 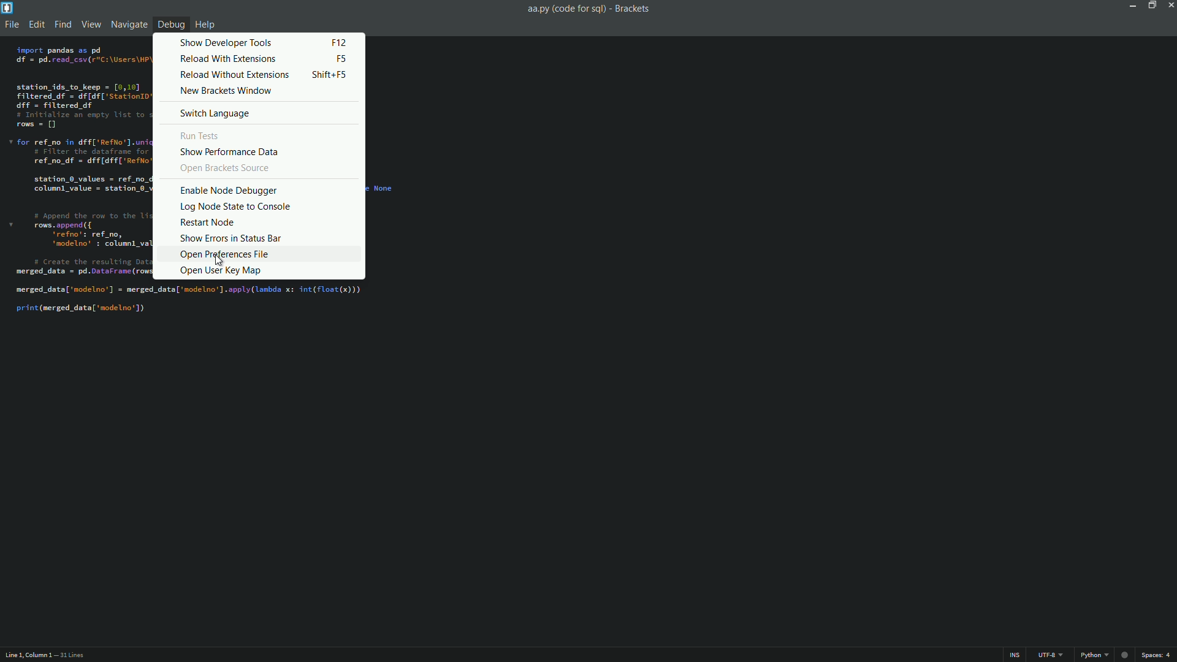 I want to click on Line 1, Column 1 — 31 Lines., so click(x=45, y=653).